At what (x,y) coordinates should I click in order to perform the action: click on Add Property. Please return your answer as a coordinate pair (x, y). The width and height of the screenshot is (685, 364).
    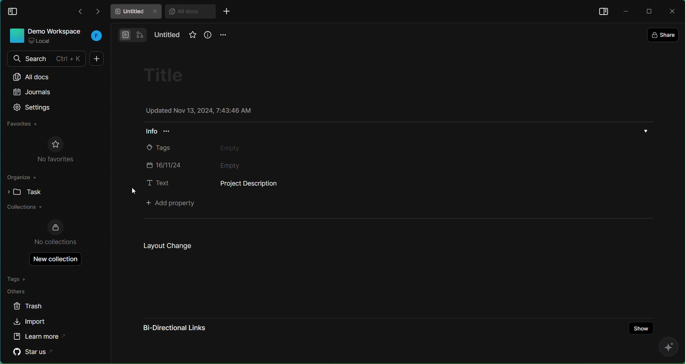
    Looking at the image, I should click on (174, 204).